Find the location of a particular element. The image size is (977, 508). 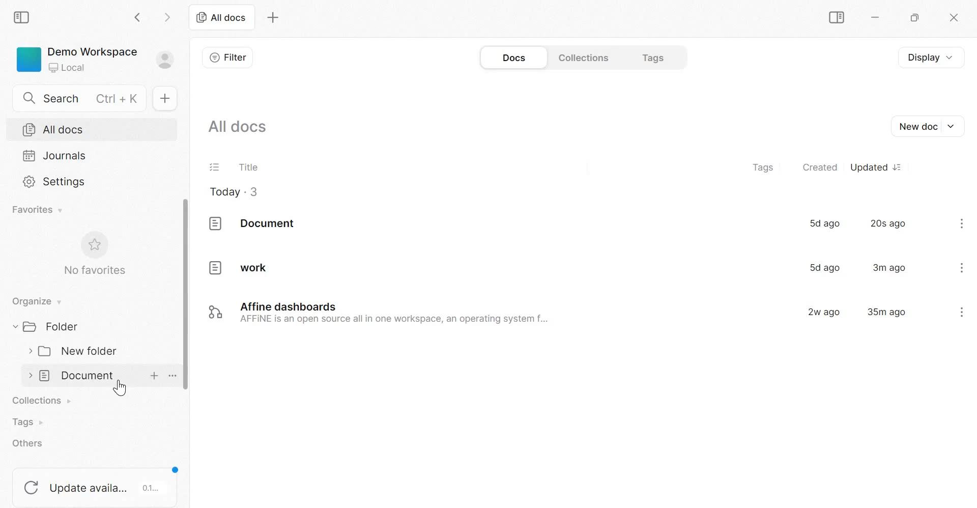

kebab menu is located at coordinates (963, 267).